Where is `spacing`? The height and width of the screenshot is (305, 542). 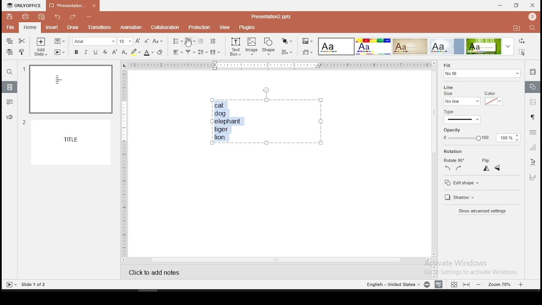 spacing is located at coordinates (202, 52).